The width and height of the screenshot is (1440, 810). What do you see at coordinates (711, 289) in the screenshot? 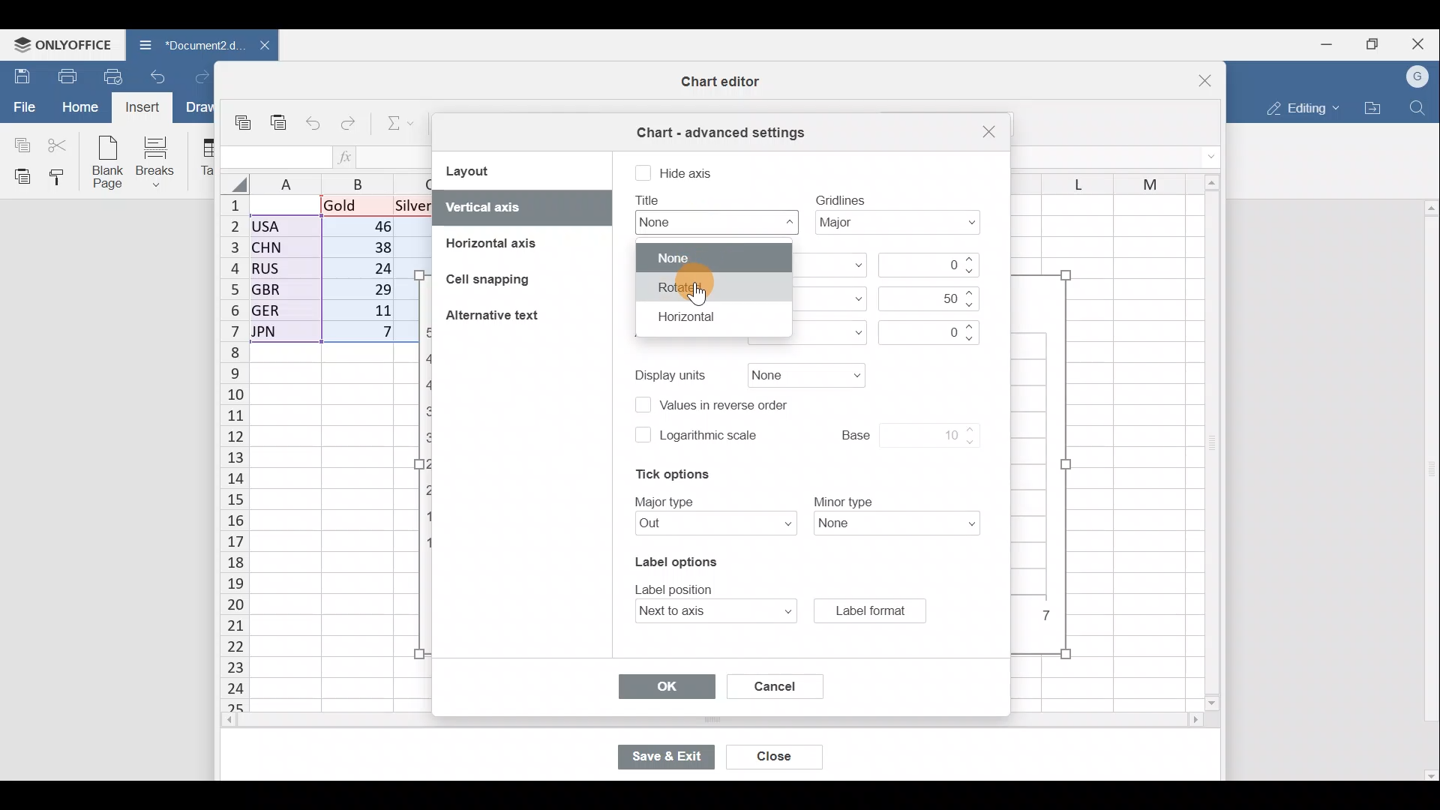
I see `rotate` at bounding box center [711, 289].